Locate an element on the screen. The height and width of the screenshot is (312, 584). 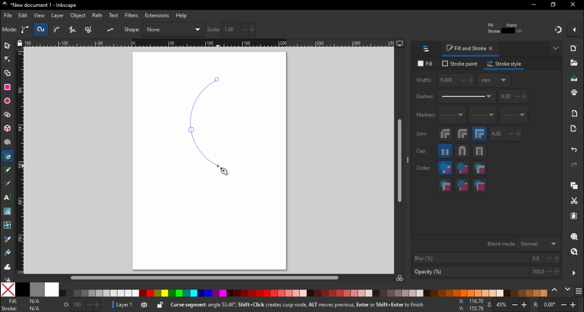
new is located at coordinates (576, 50).